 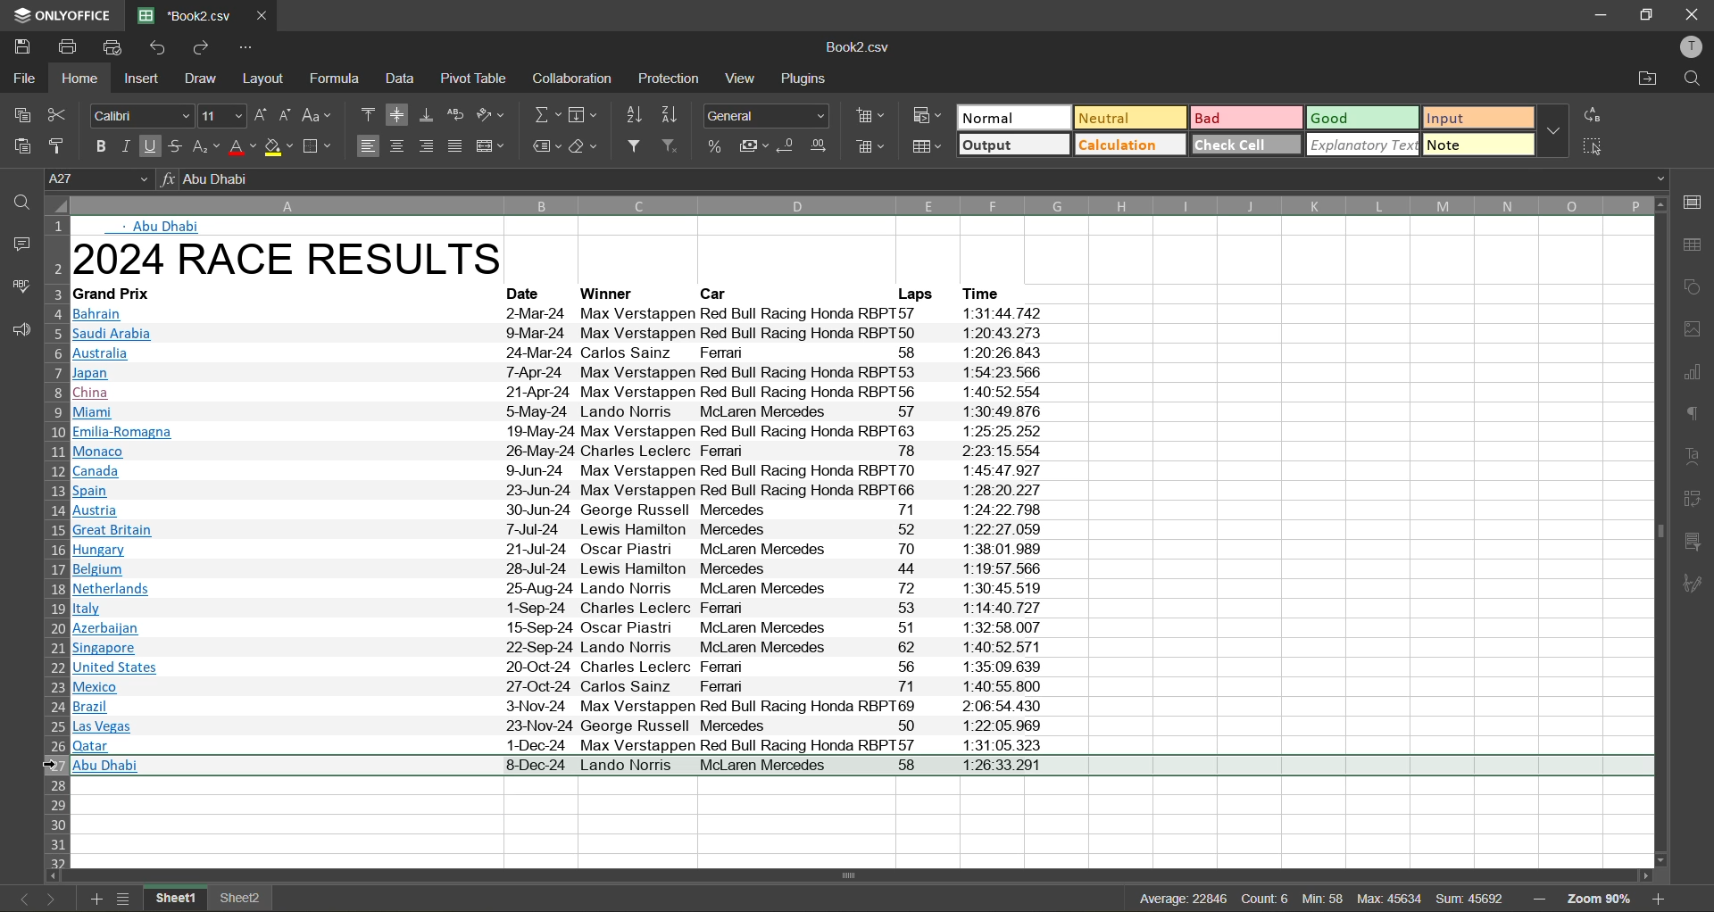 What do you see at coordinates (182, 14) in the screenshot?
I see `filename` at bounding box center [182, 14].